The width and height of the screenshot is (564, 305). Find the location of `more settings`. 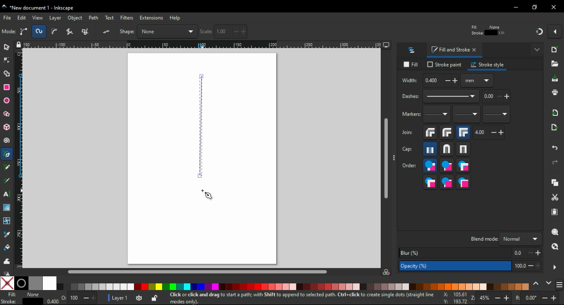

more settings is located at coordinates (555, 268).